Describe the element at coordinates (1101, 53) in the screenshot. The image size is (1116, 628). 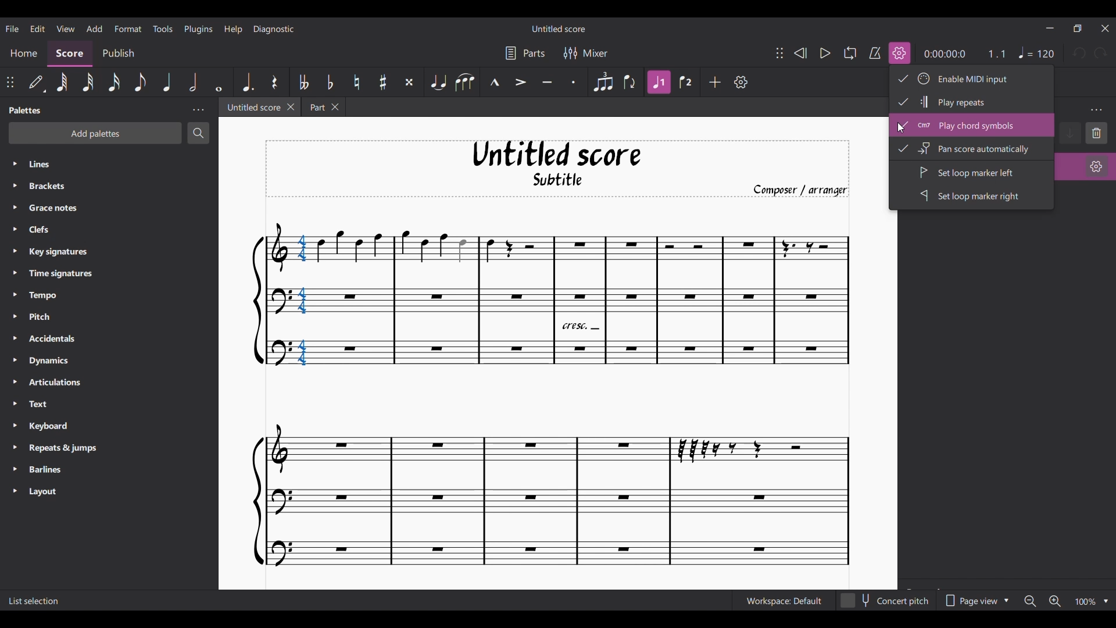
I see `Redo` at that location.